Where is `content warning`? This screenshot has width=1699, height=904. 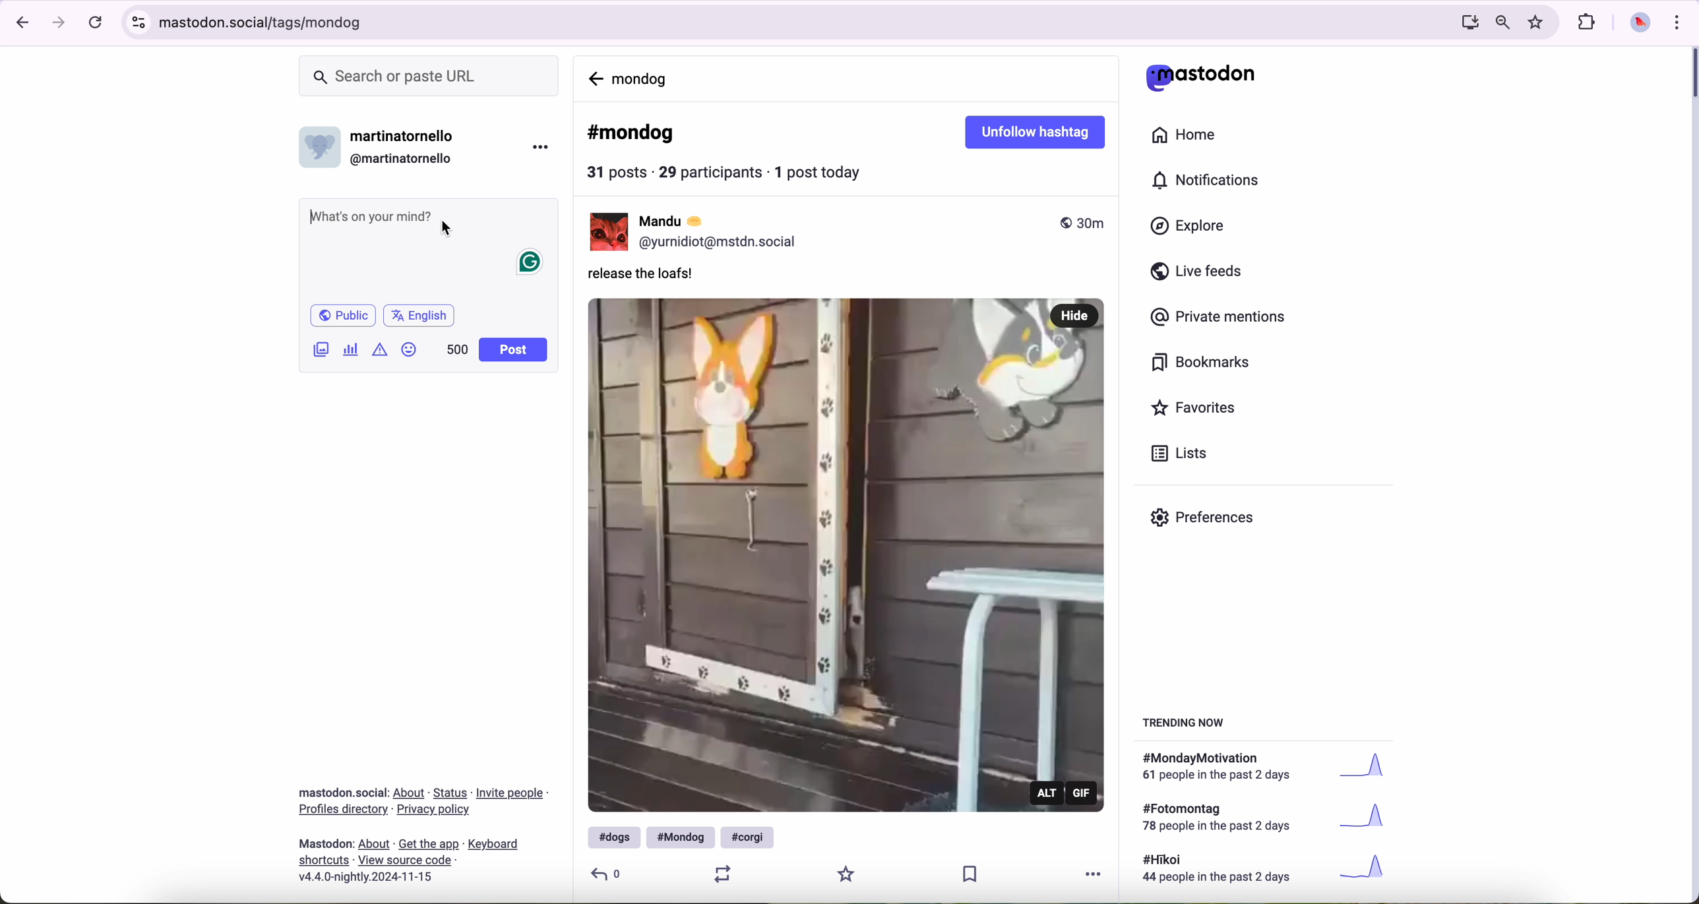 content warning is located at coordinates (378, 353).